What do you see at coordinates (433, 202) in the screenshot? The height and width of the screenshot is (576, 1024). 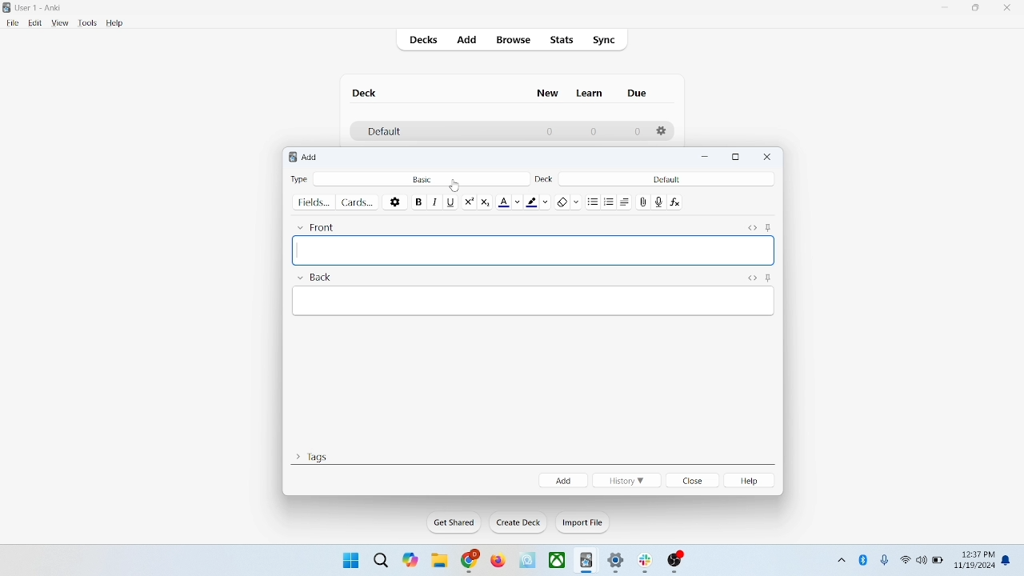 I see `italics` at bounding box center [433, 202].